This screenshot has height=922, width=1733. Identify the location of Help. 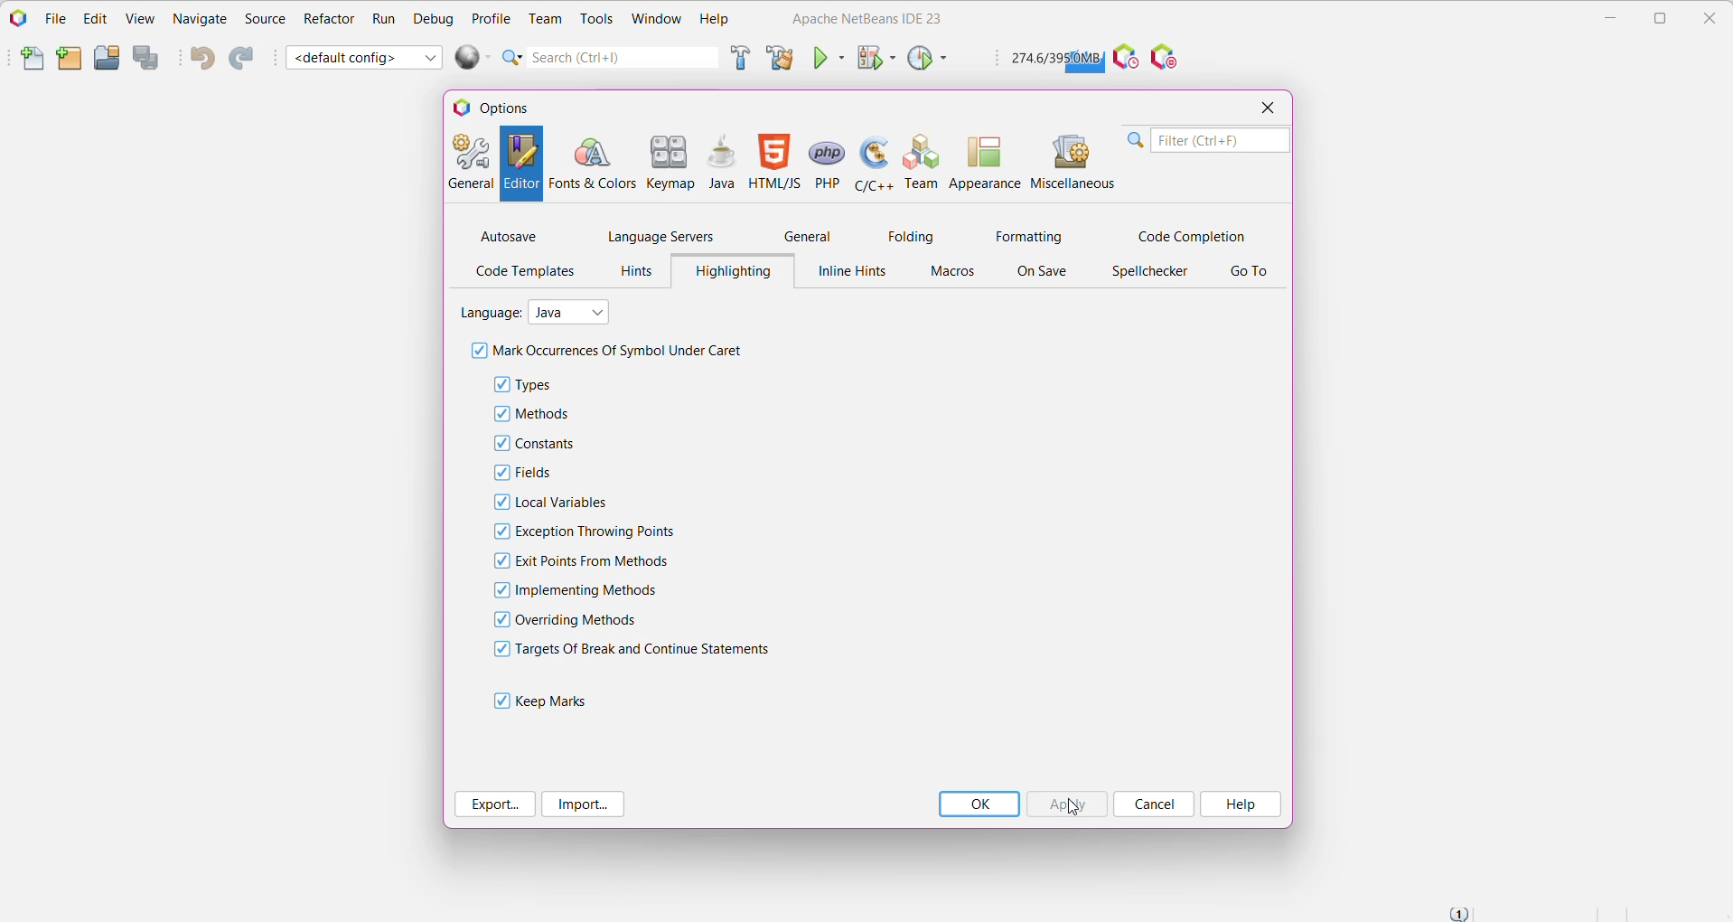
(716, 20).